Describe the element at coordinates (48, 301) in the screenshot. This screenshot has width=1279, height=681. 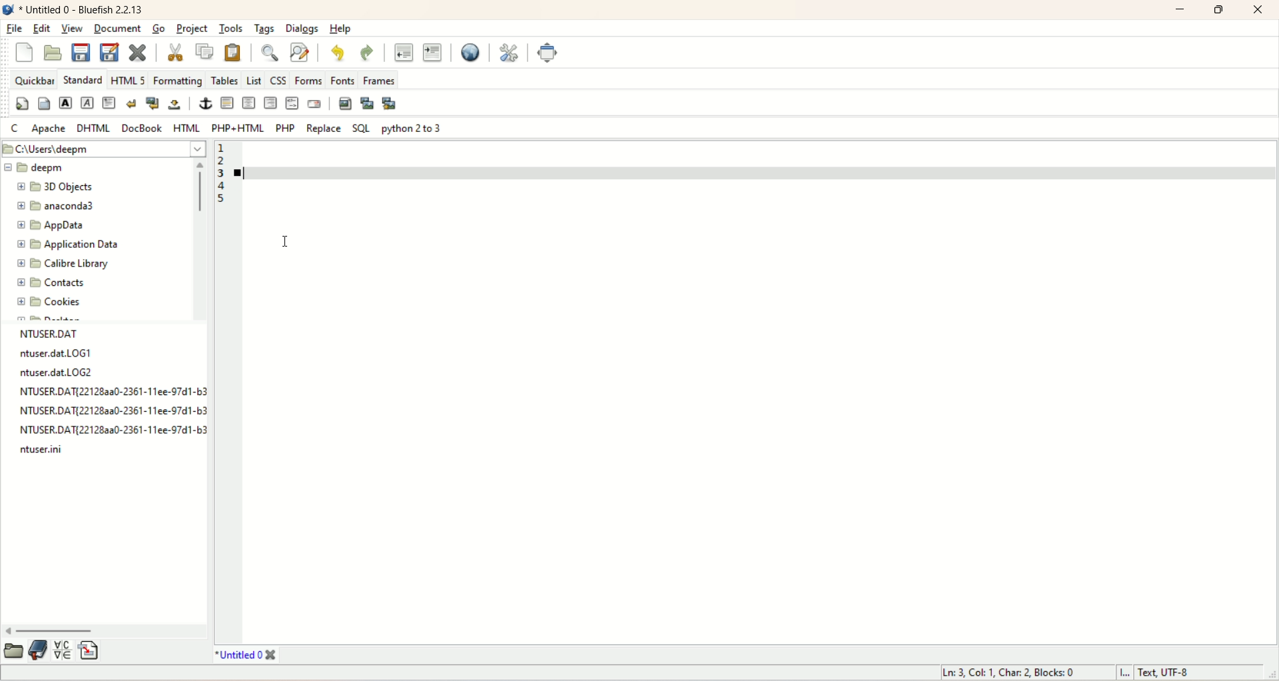
I see `cookies` at that location.